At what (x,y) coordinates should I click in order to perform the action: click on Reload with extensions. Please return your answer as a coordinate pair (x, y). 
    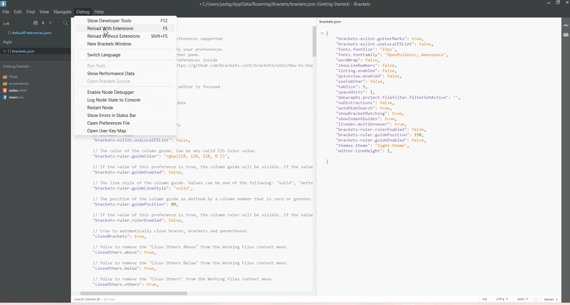
    Looking at the image, I should click on (125, 28).